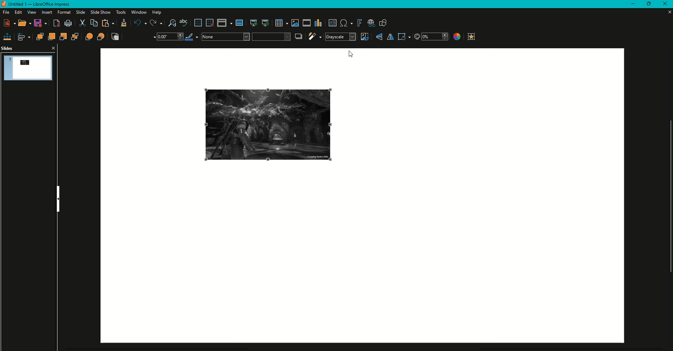 This screenshot has height=351, width=673. I want to click on Slide Preview, so click(29, 67).